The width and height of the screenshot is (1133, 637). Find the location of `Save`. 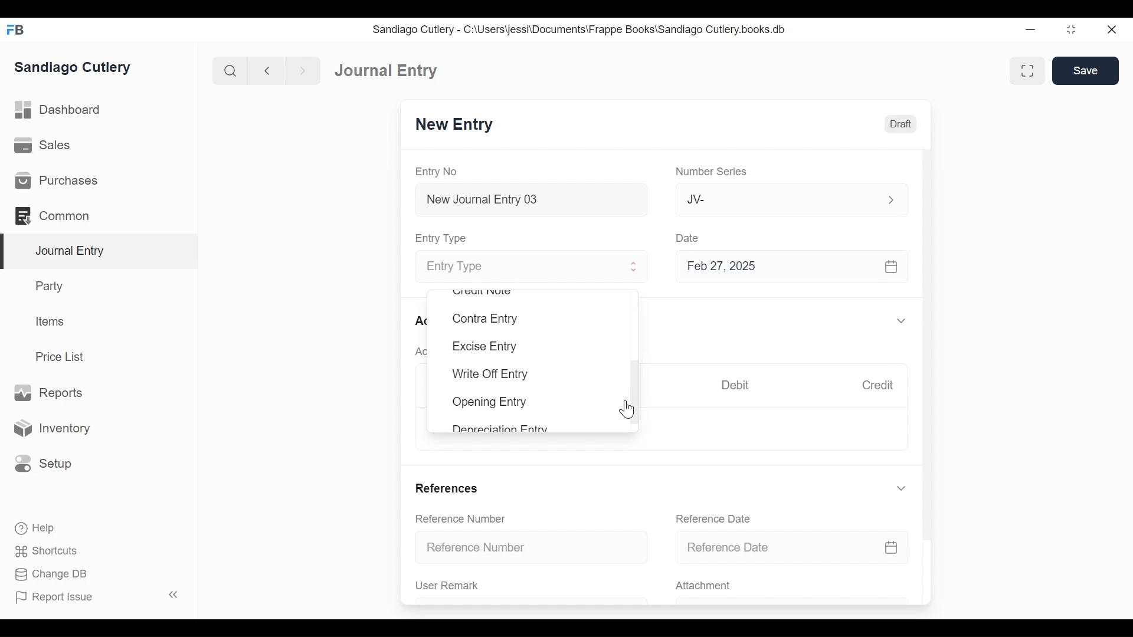

Save is located at coordinates (1087, 71).